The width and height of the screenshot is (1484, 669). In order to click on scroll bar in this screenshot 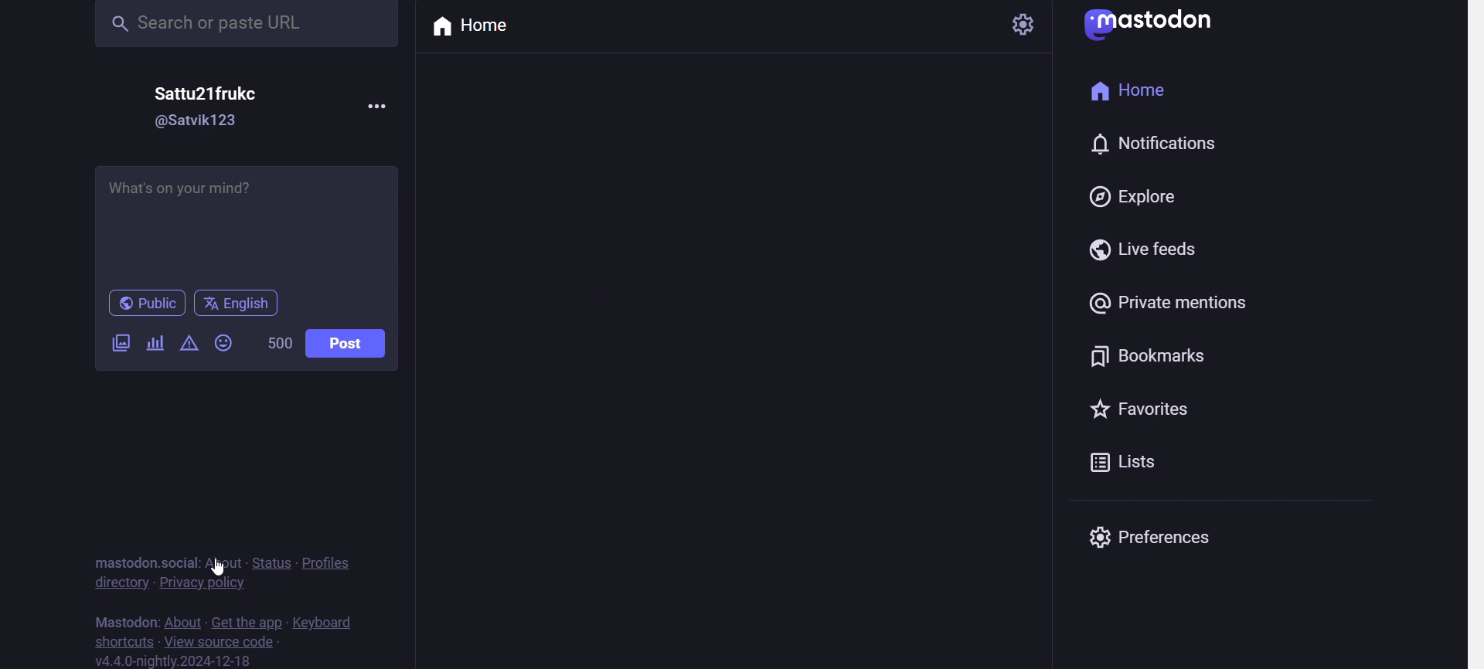, I will do `click(1474, 334)`.